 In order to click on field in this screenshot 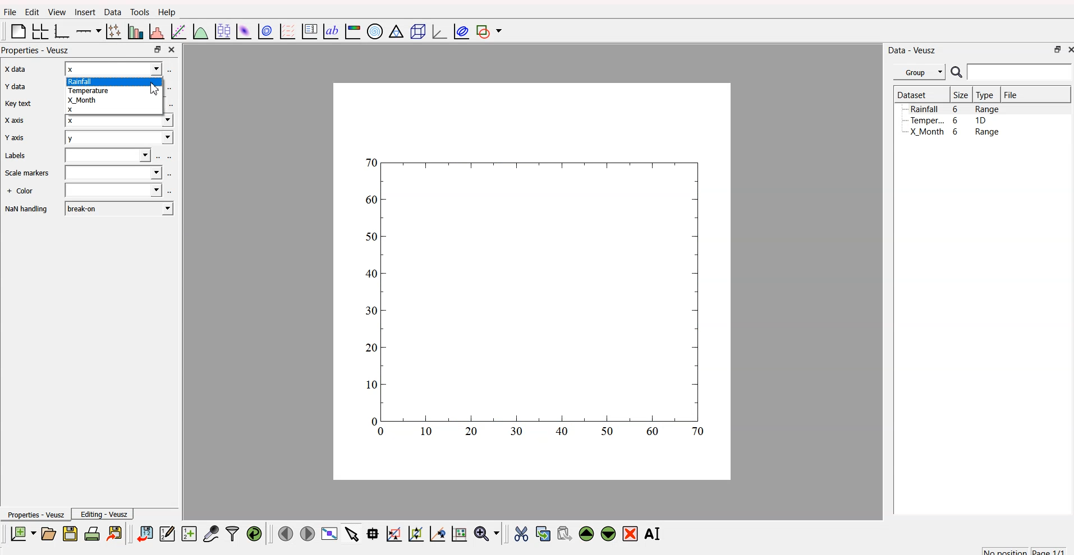, I will do `click(112, 191)`.